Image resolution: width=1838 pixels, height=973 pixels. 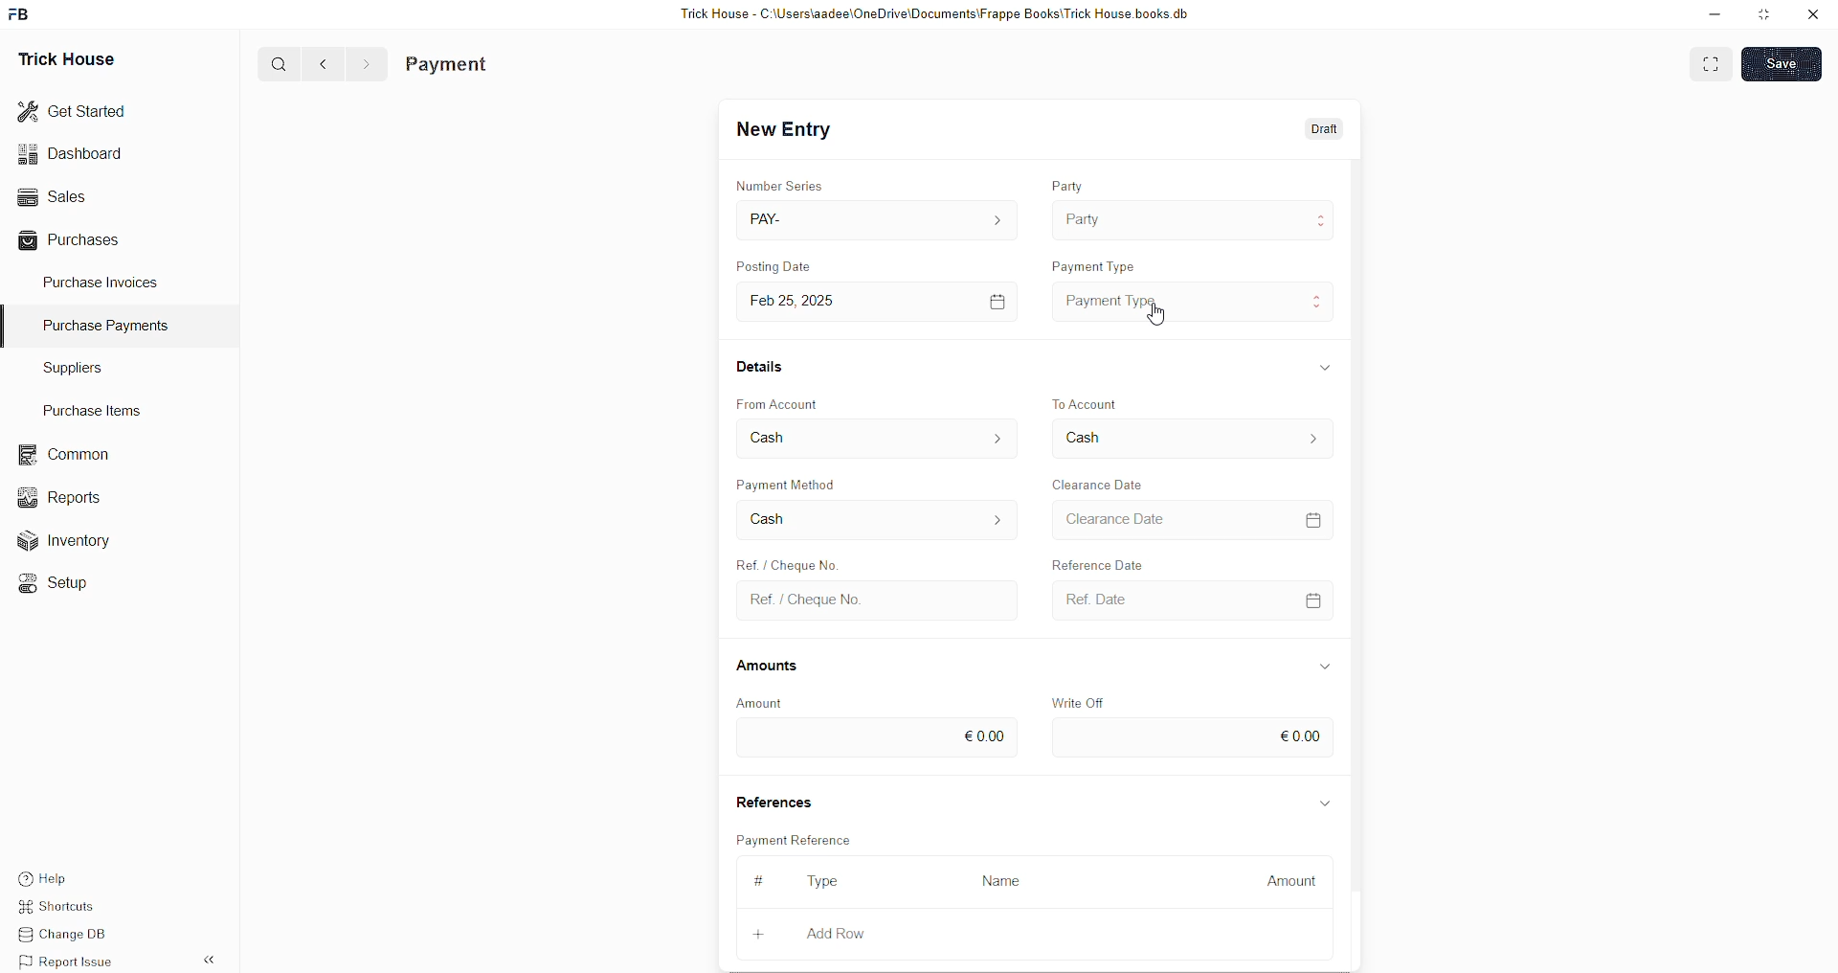 I want to click on , so click(x=1326, y=666).